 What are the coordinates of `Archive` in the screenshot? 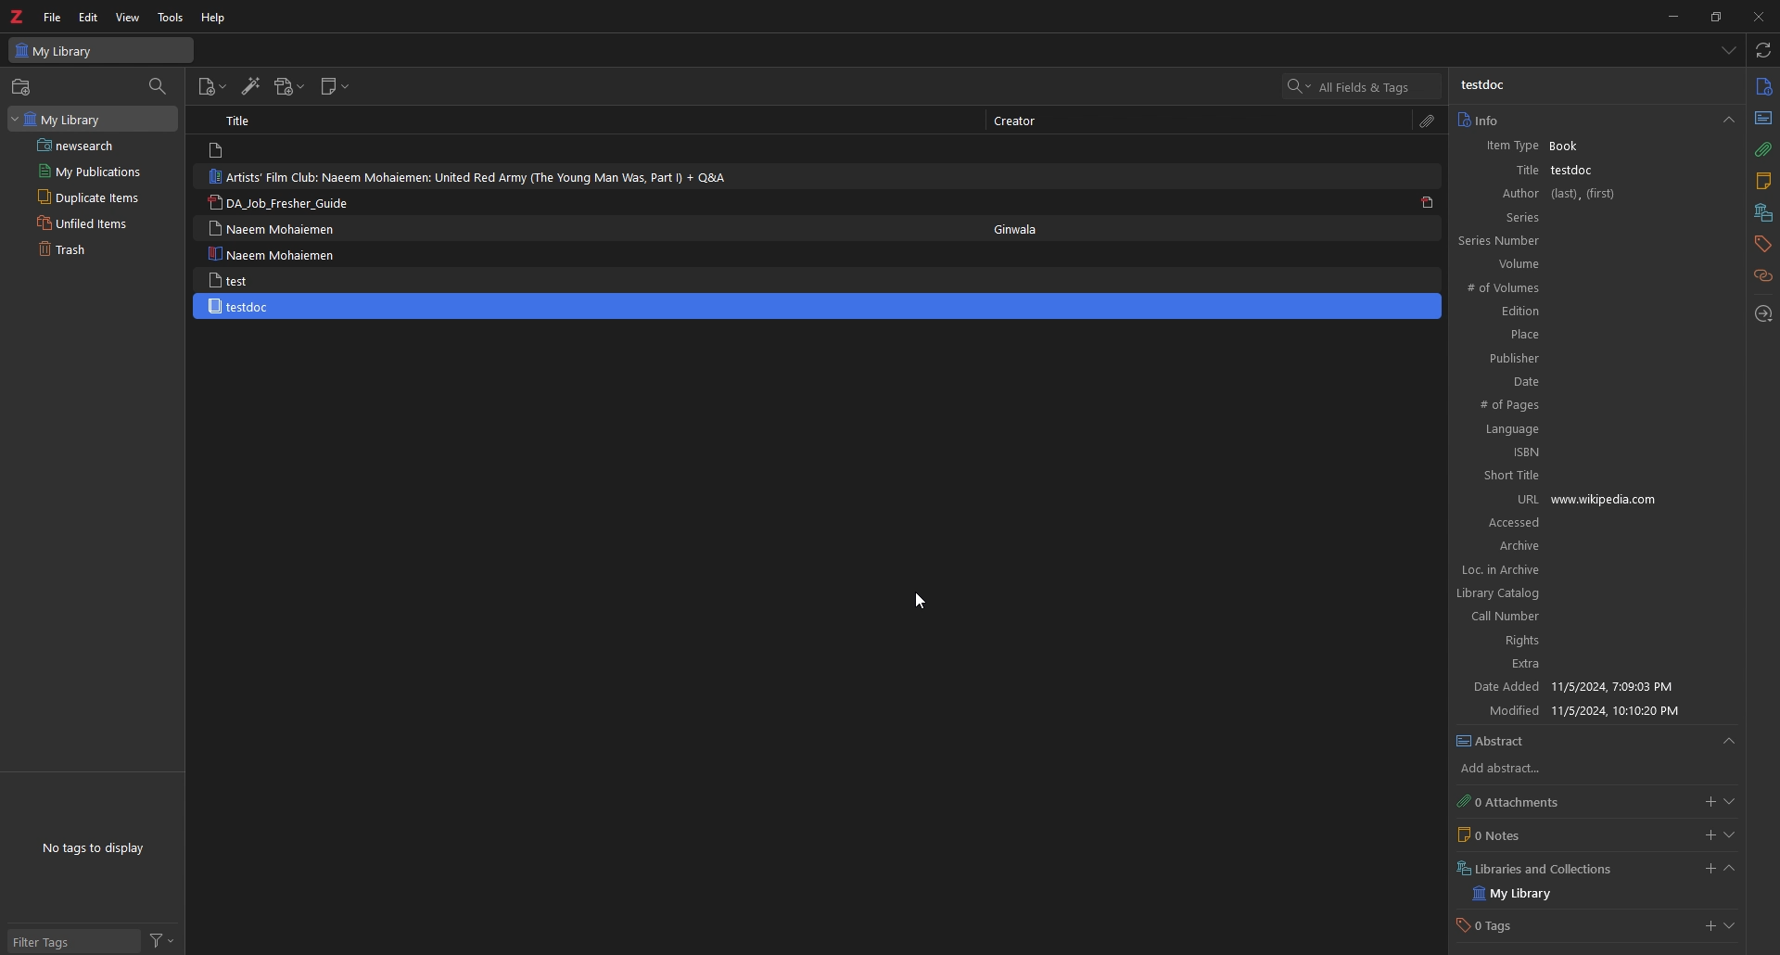 It's located at (1494, 547).